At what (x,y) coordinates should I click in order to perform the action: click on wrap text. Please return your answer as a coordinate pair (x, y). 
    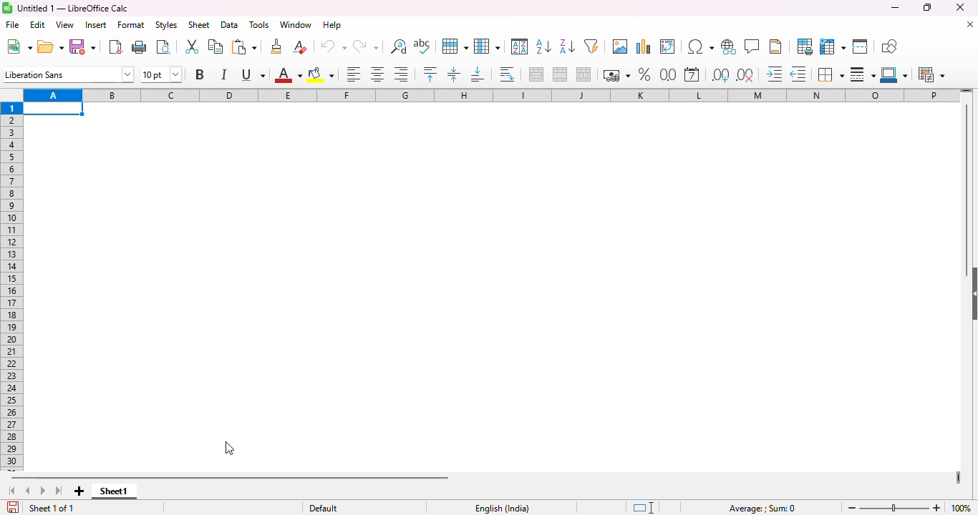
    Looking at the image, I should click on (507, 74).